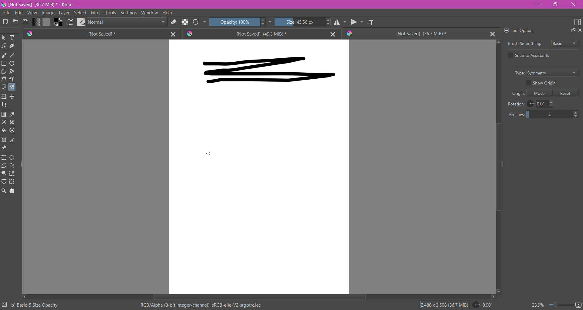 The height and width of the screenshot is (310, 583). Describe the element at coordinates (19, 13) in the screenshot. I see `Edit` at that location.